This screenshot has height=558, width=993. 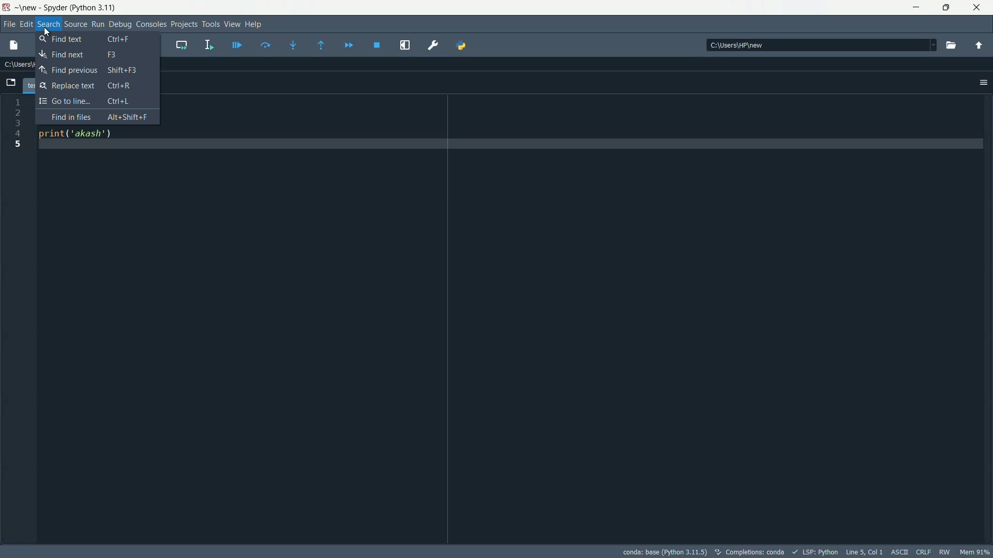 What do you see at coordinates (120, 25) in the screenshot?
I see `debug menu` at bounding box center [120, 25].